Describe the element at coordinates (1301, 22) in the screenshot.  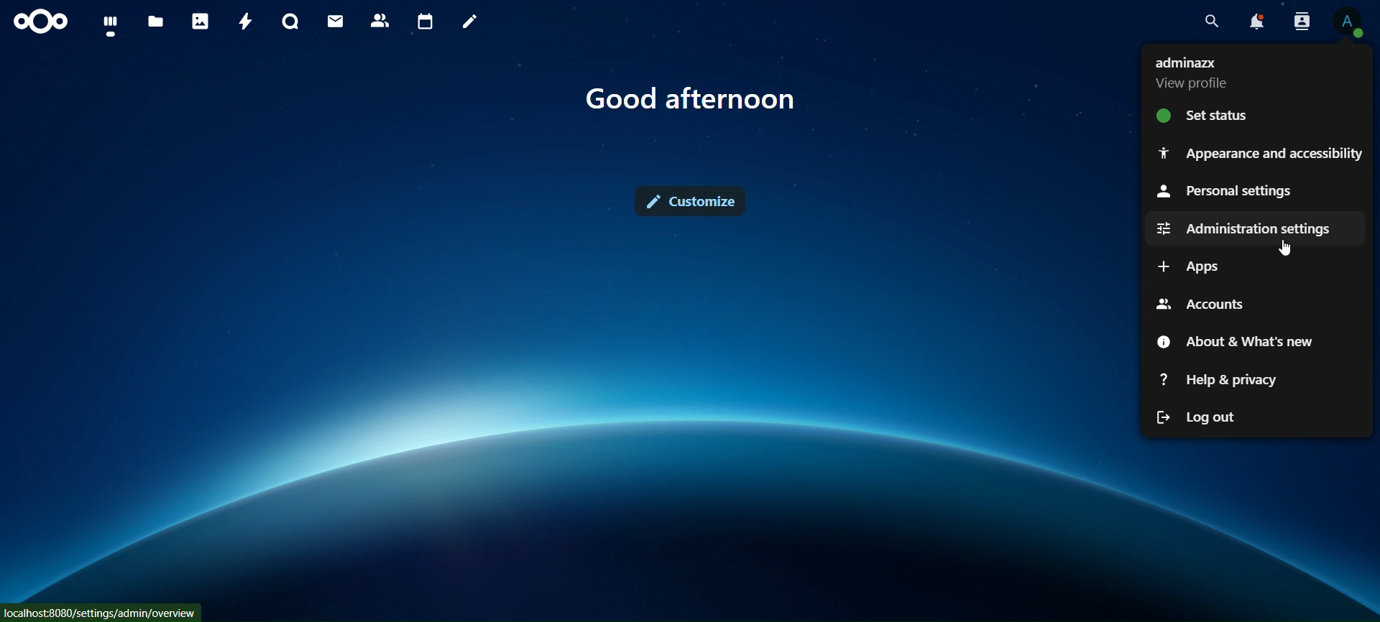
I see `search contacts` at that location.